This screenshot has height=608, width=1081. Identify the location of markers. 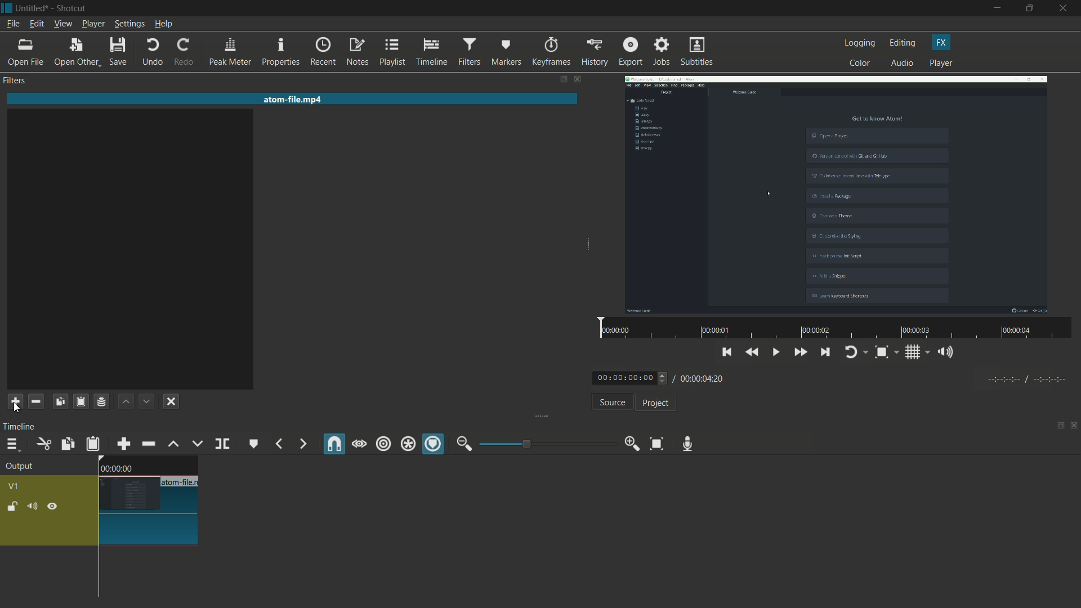
(506, 51).